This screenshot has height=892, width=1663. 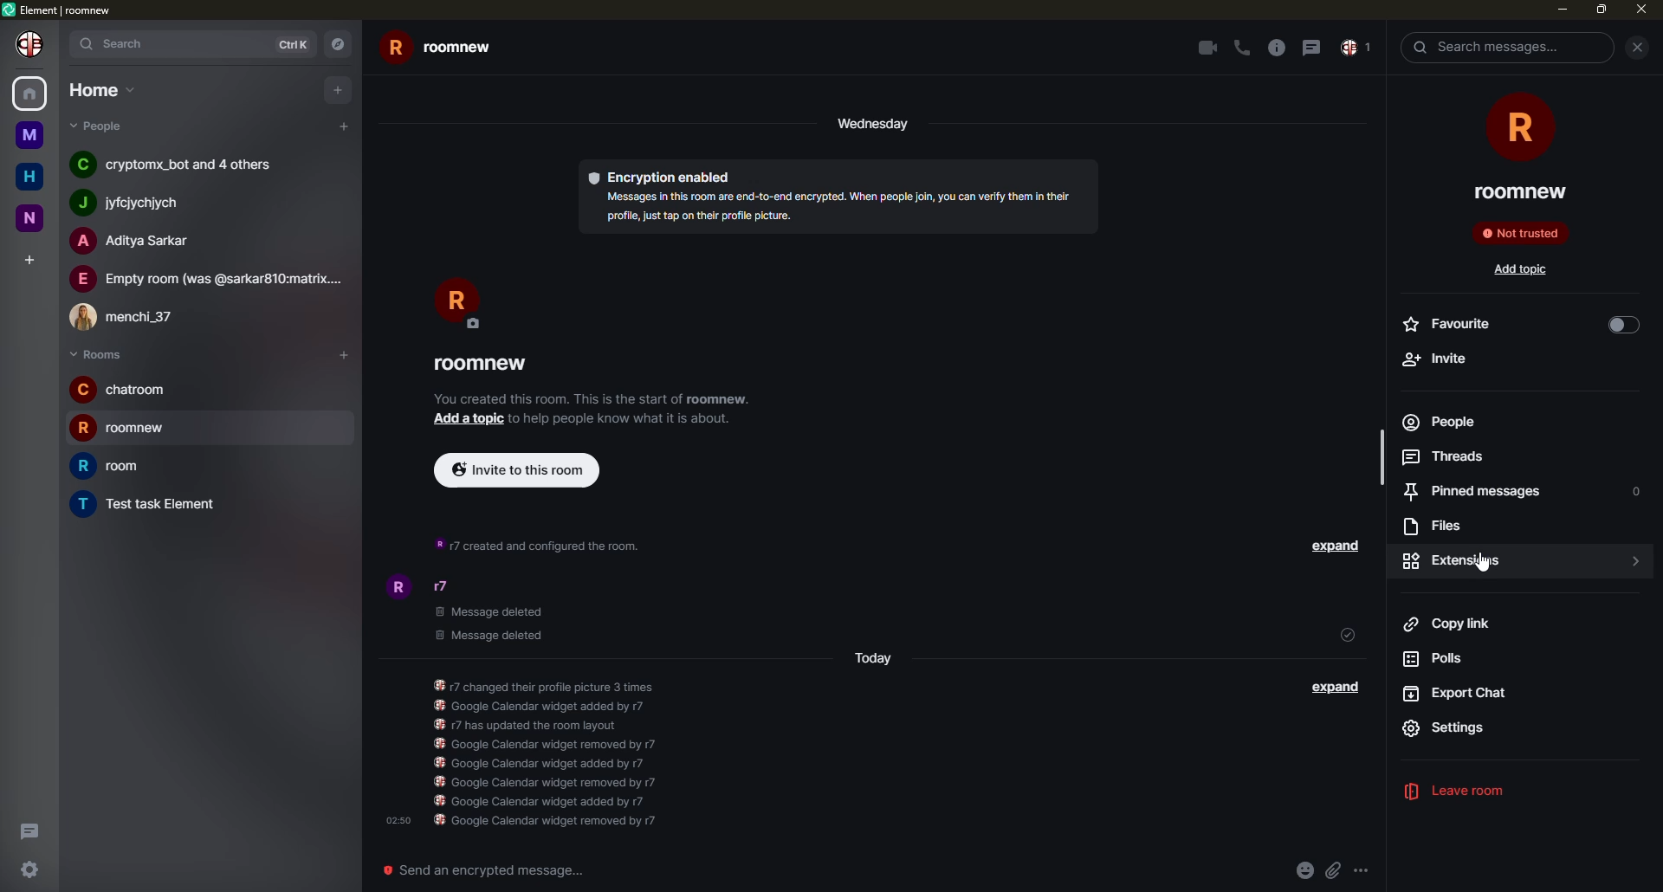 What do you see at coordinates (1514, 191) in the screenshot?
I see `roomnew` at bounding box center [1514, 191].